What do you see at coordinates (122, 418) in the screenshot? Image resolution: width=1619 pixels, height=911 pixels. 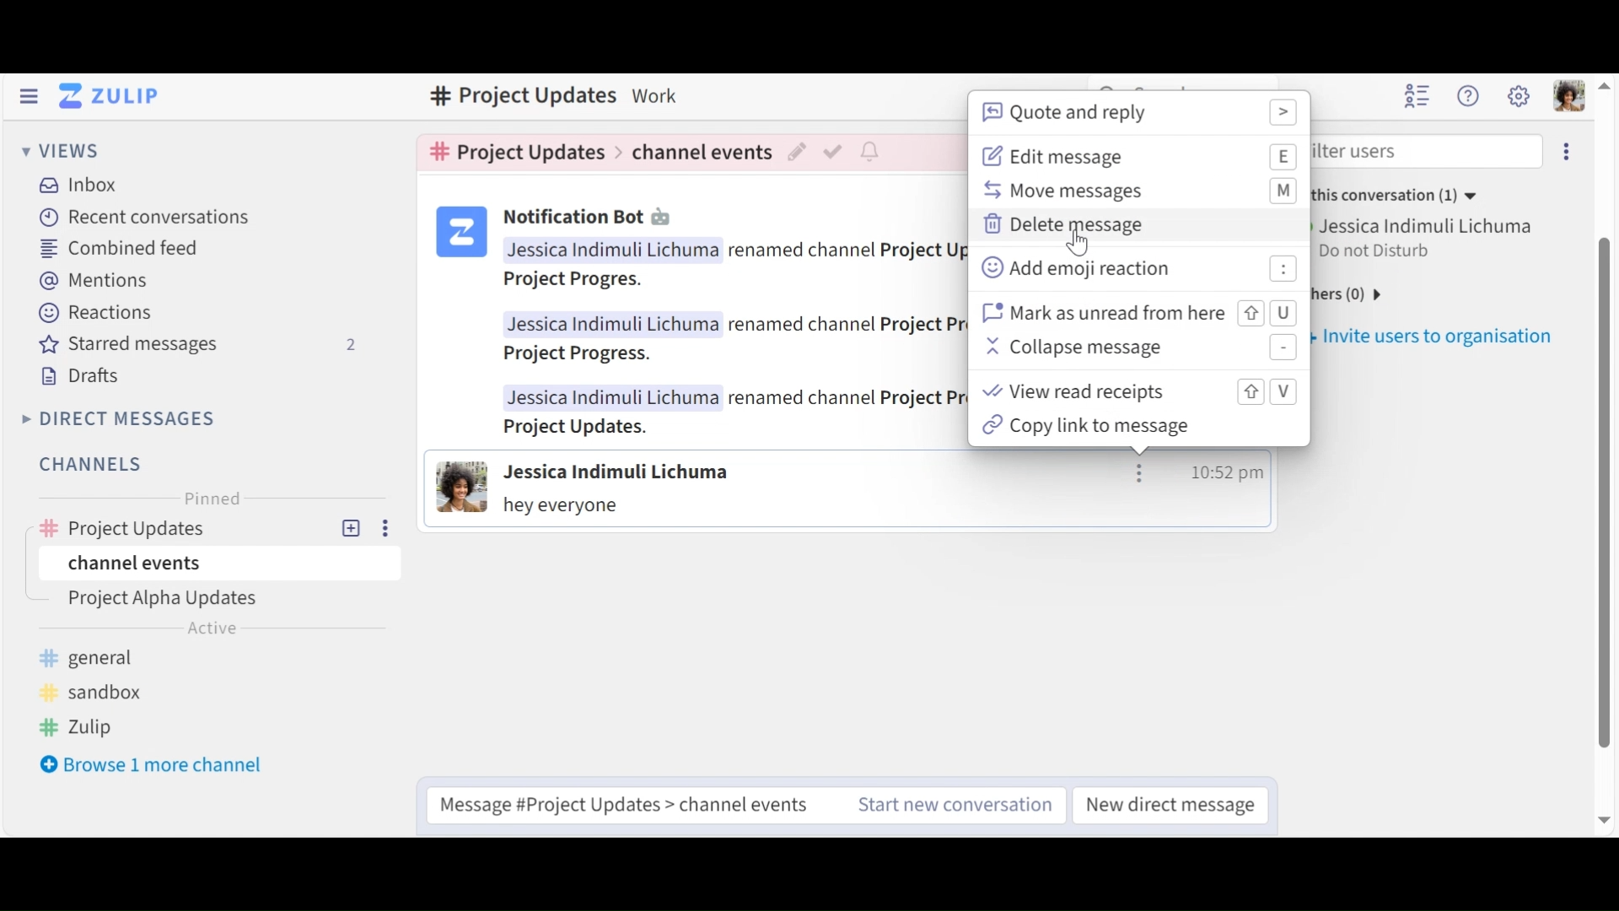 I see `Direct Messages` at bounding box center [122, 418].